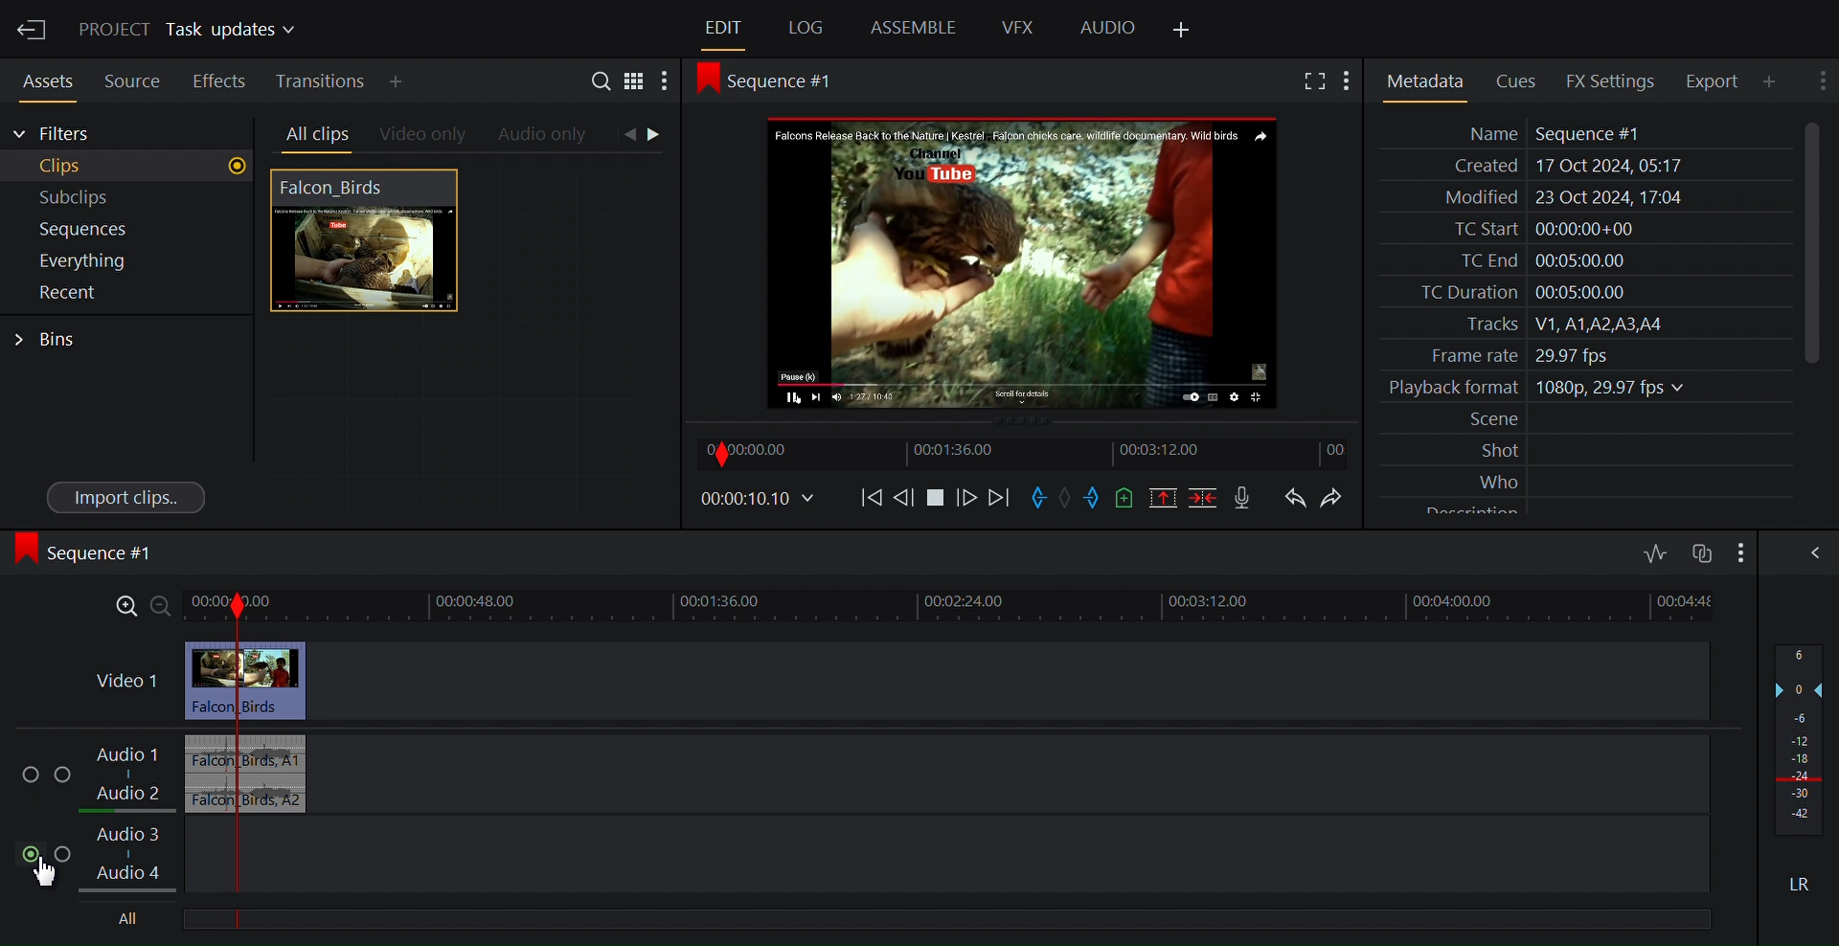  What do you see at coordinates (423, 136) in the screenshot?
I see `Videos only` at bounding box center [423, 136].